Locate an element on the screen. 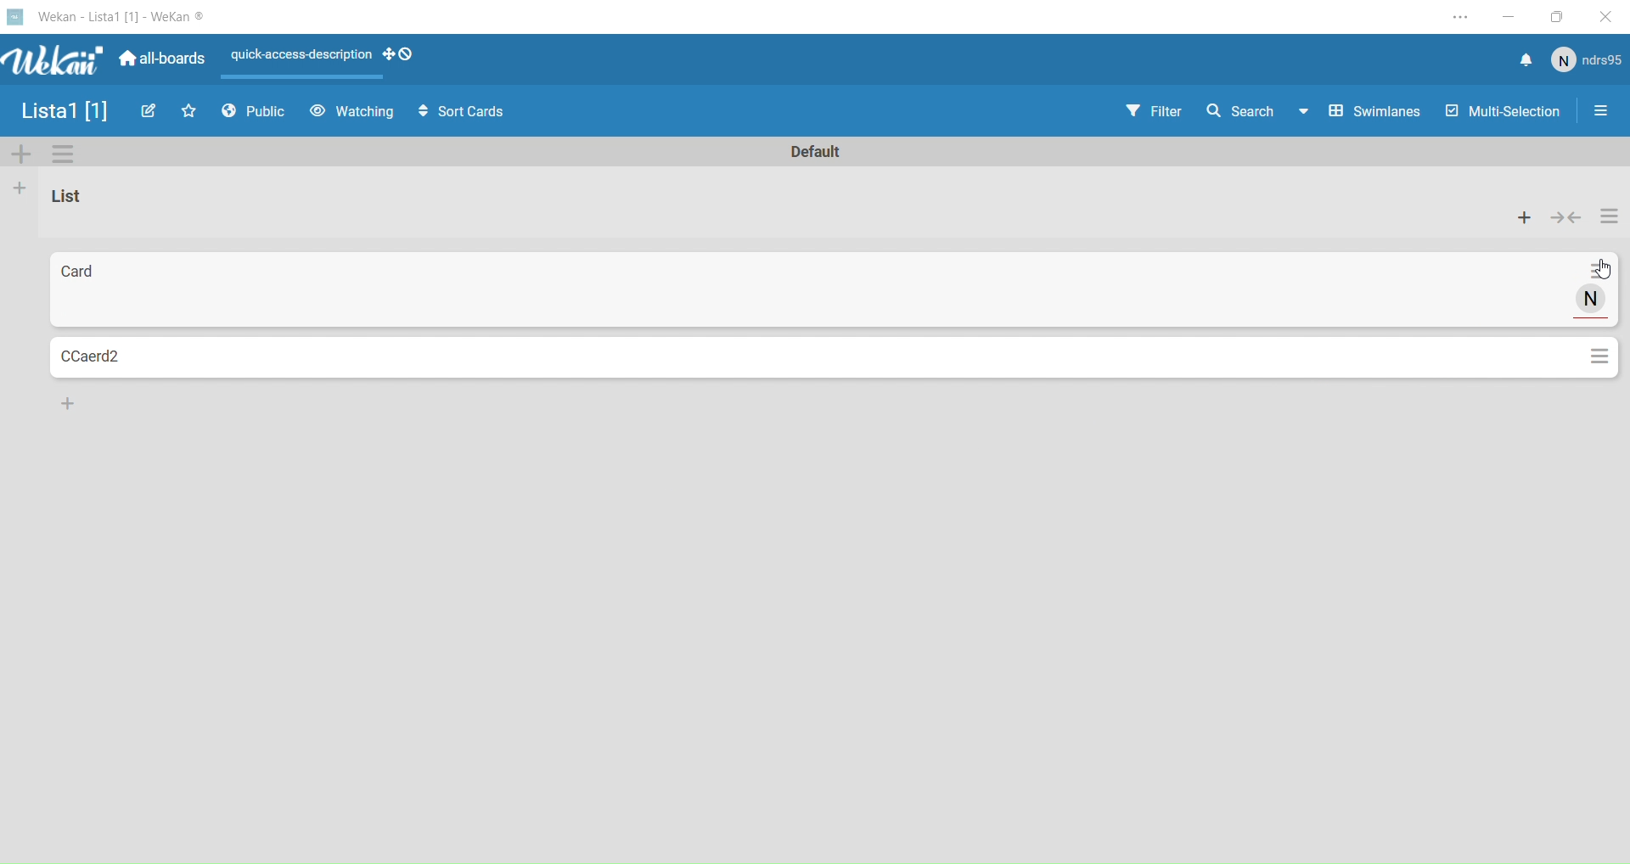 The width and height of the screenshot is (1630, 864). cursor is located at coordinates (1605, 270).